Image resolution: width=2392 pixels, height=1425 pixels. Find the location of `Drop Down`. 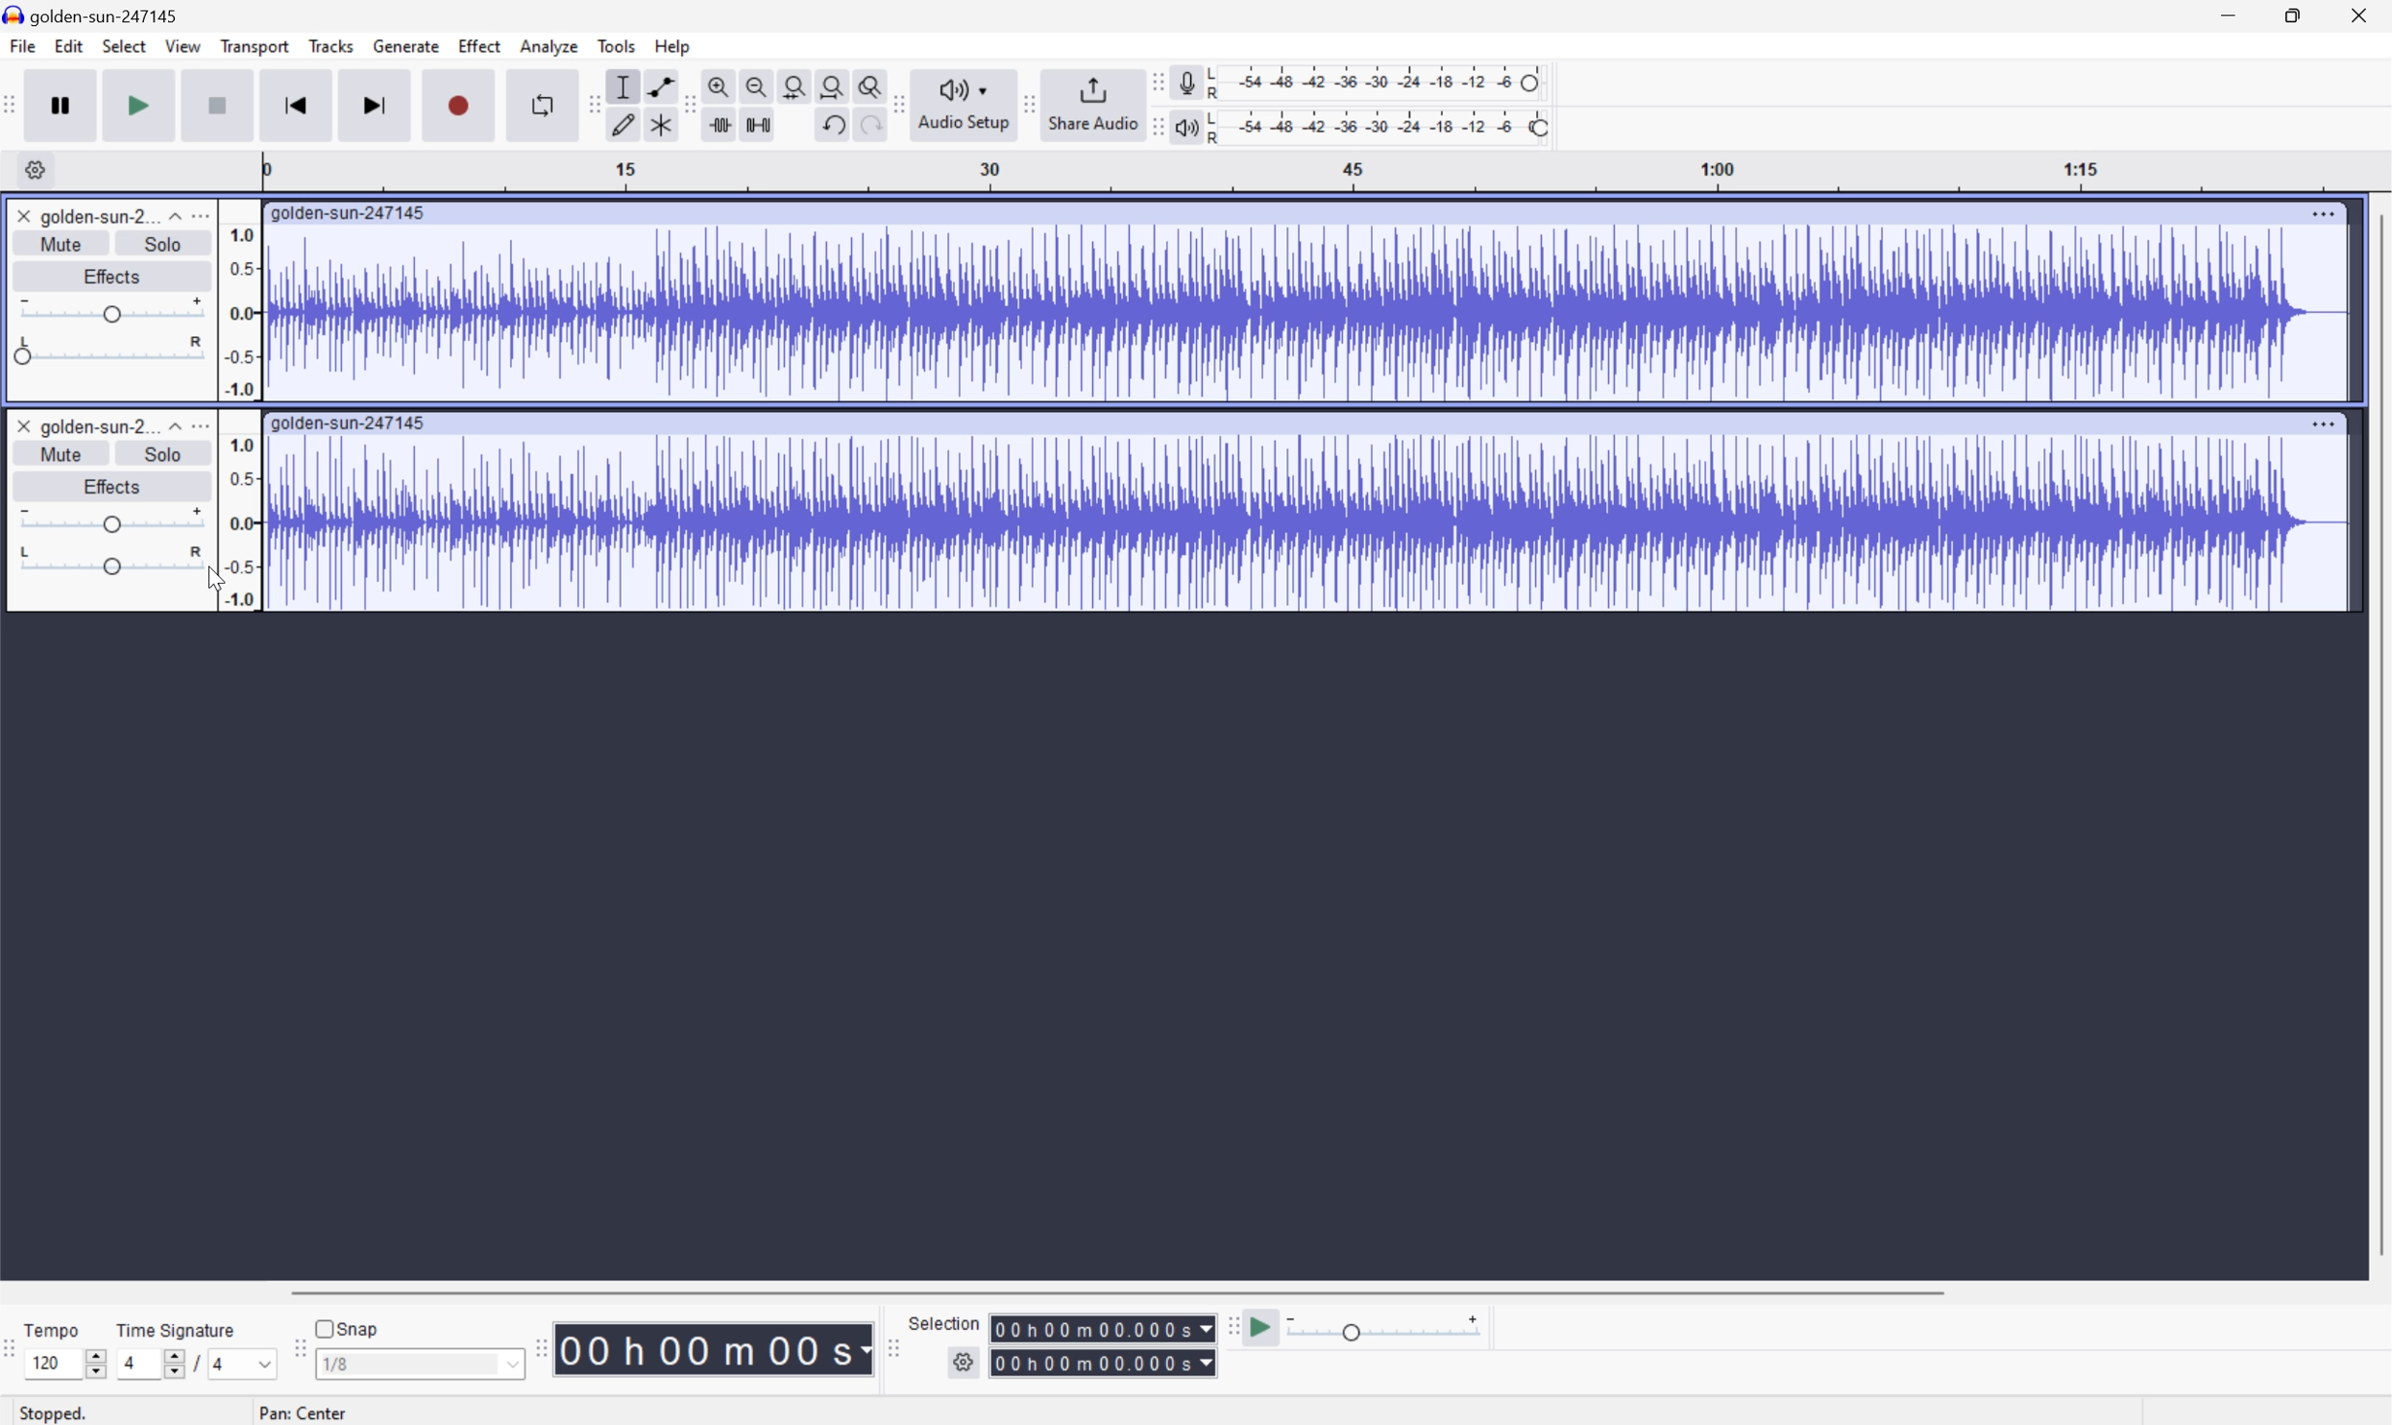

Drop Down is located at coordinates (265, 1362).